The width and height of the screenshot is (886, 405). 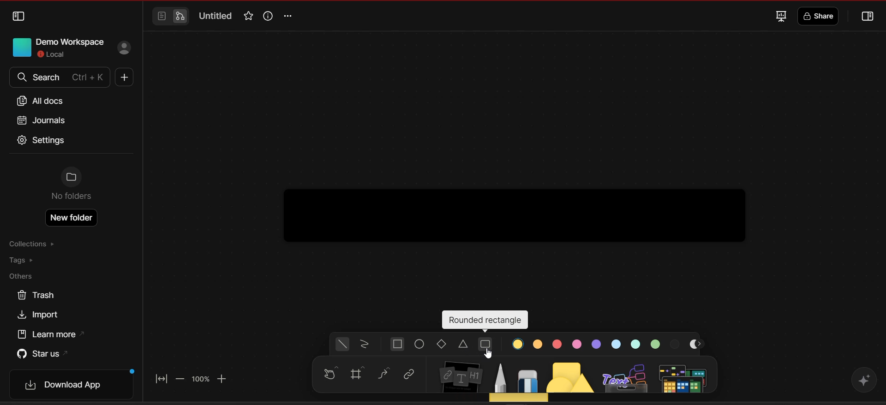 I want to click on color 9, so click(x=676, y=343).